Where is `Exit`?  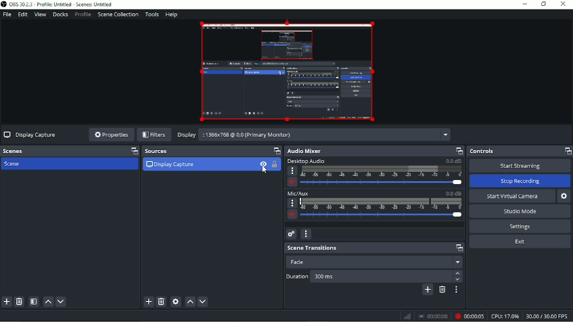 Exit is located at coordinates (520, 241).